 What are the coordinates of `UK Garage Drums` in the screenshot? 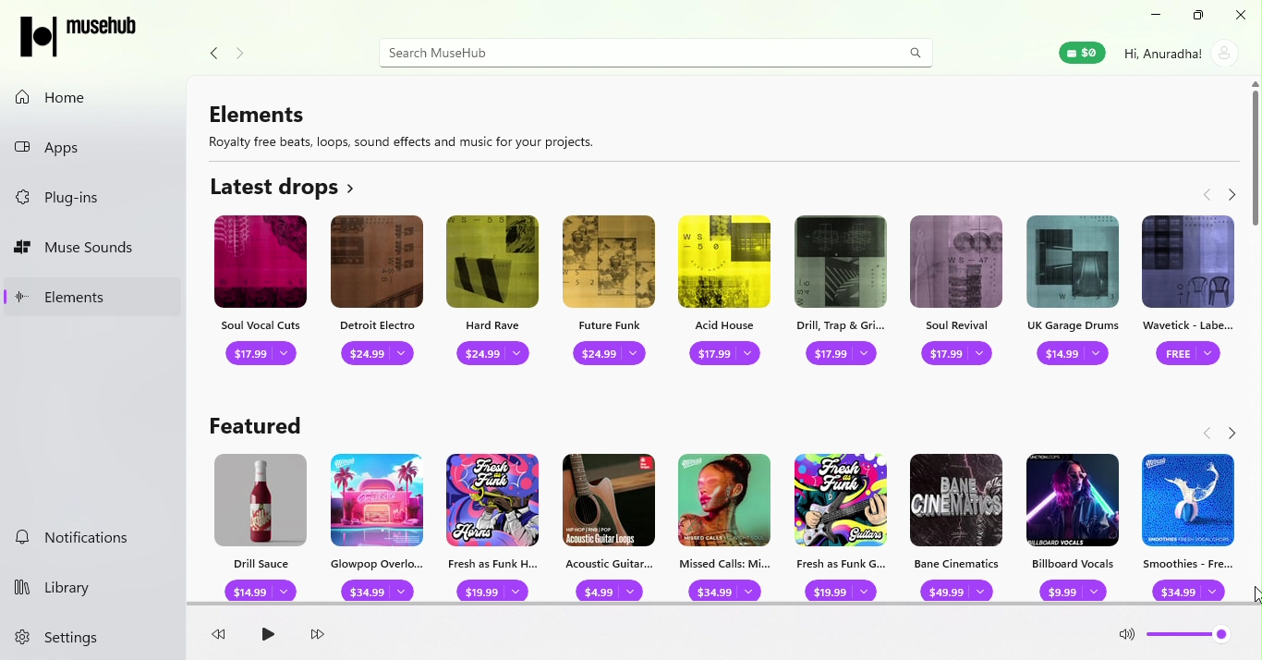 It's located at (1074, 295).